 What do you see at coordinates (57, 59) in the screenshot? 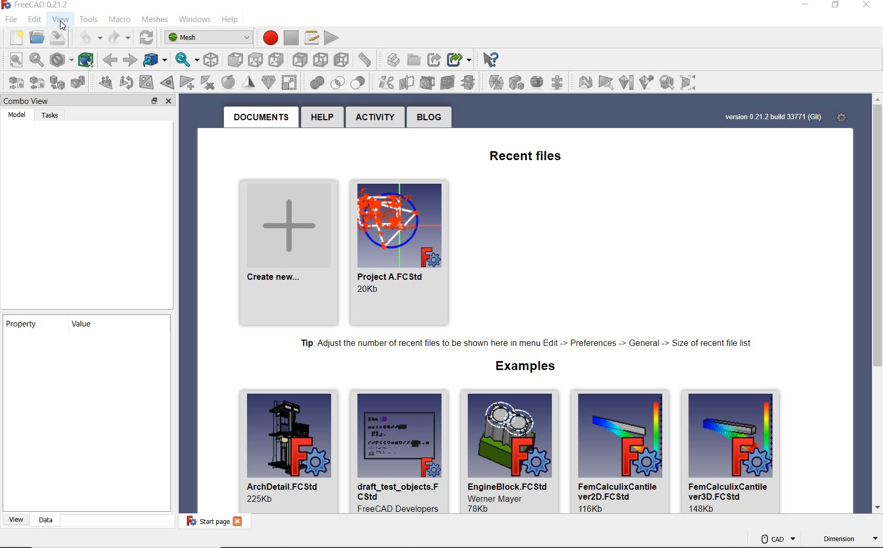
I see `draw style` at bounding box center [57, 59].